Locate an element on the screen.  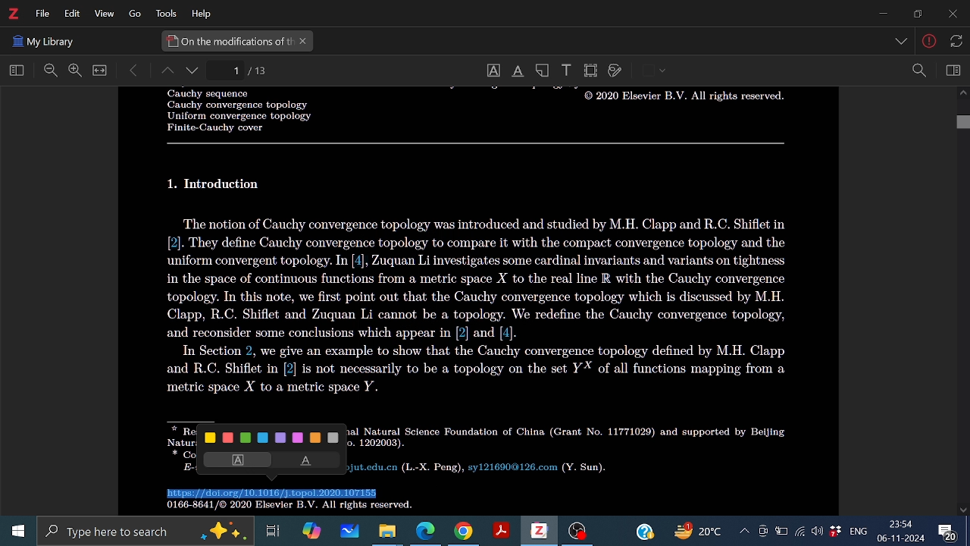
Underline is located at coordinates (308, 461).